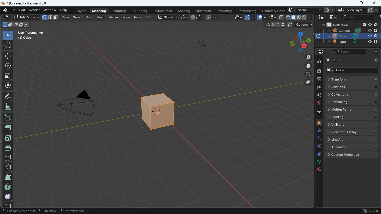 This screenshot has width=381, height=214. What do you see at coordinates (352, 132) in the screenshot?
I see `viewport display` at bounding box center [352, 132].